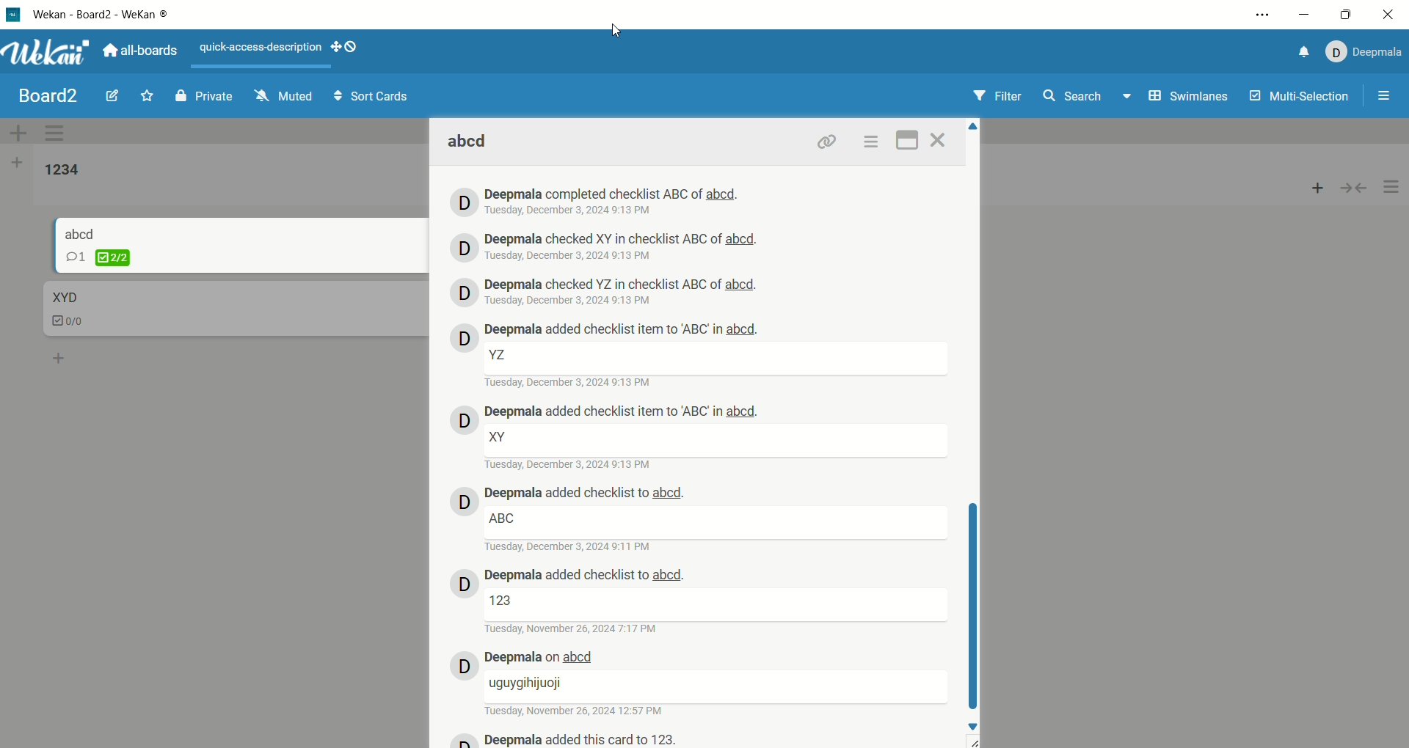 The width and height of the screenshot is (1409, 748). Describe the element at coordinates (586, 494) in the screenshot. I see `deepmala history` at that location.